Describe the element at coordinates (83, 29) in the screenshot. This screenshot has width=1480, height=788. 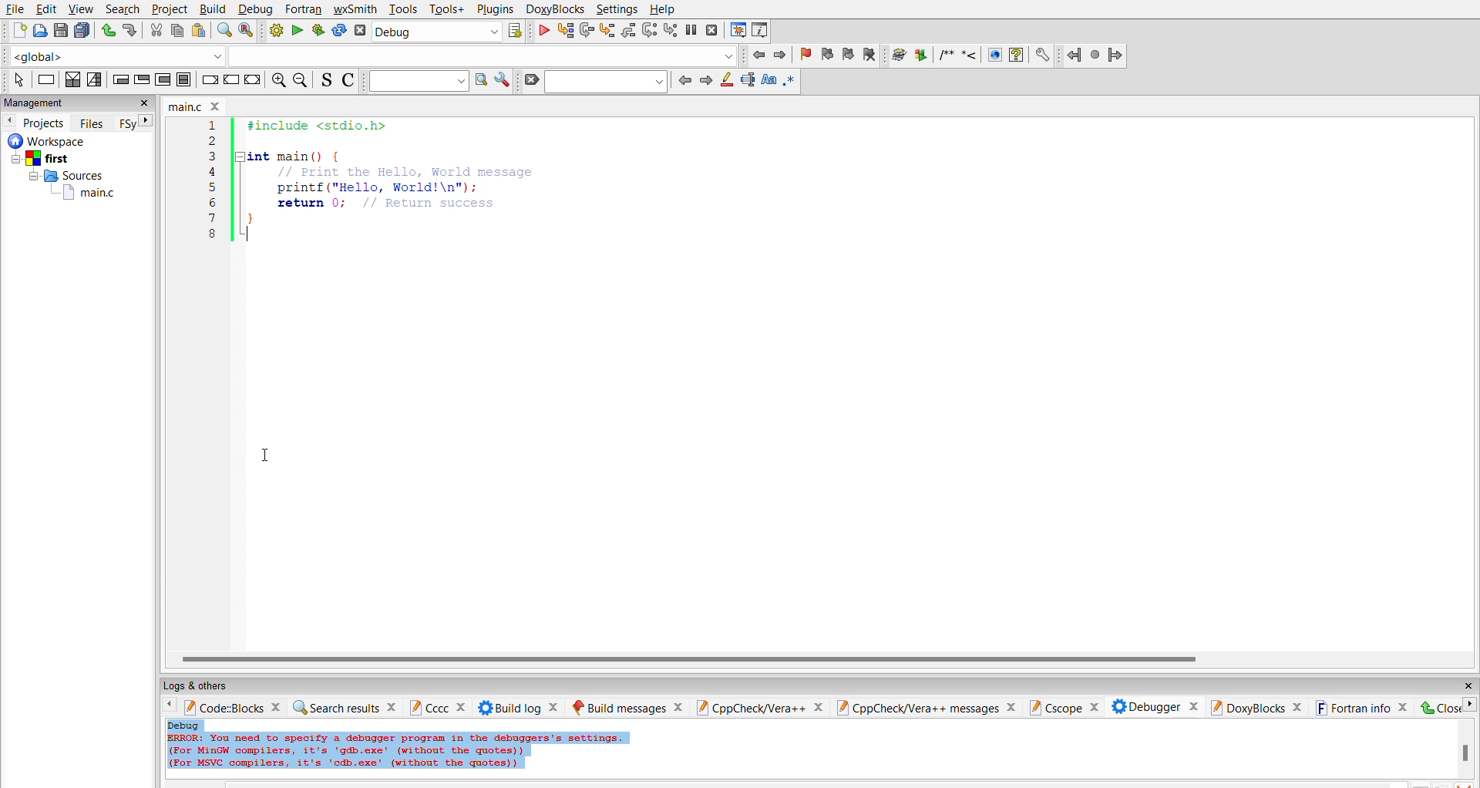
I see `save all` at that location.